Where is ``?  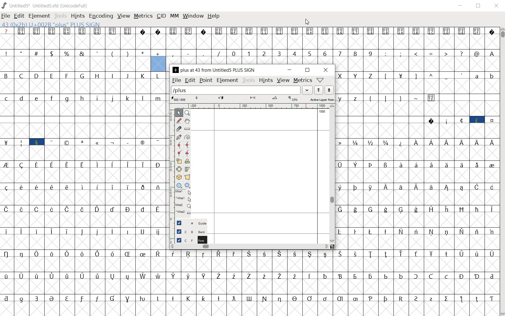
 is located at coordinates (363, 194).